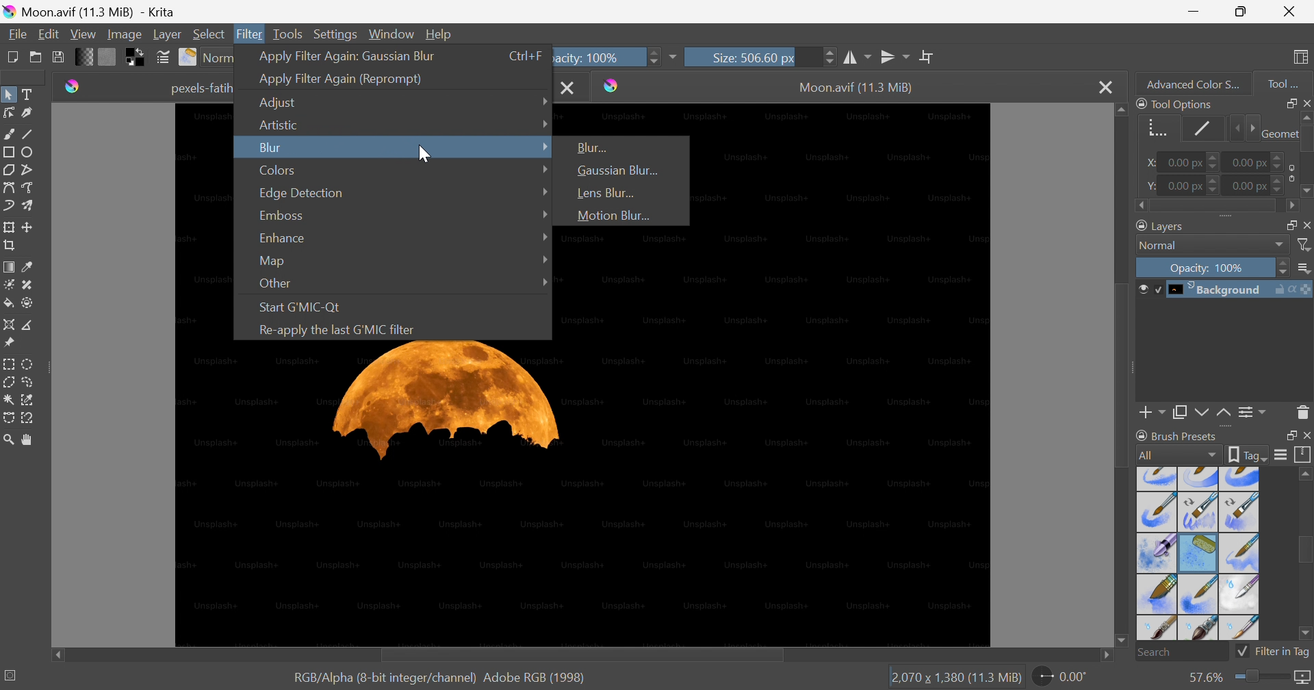  I want to click on Krita icon, so click(70, 89).